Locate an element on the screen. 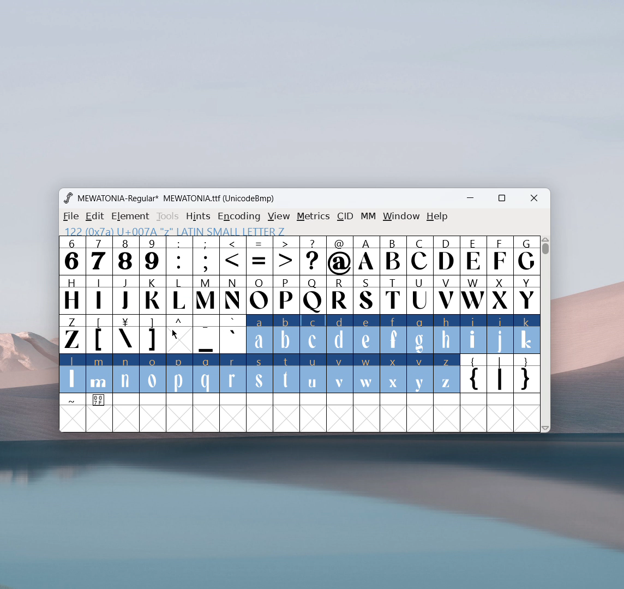  close is located at coordinates (534, 199).